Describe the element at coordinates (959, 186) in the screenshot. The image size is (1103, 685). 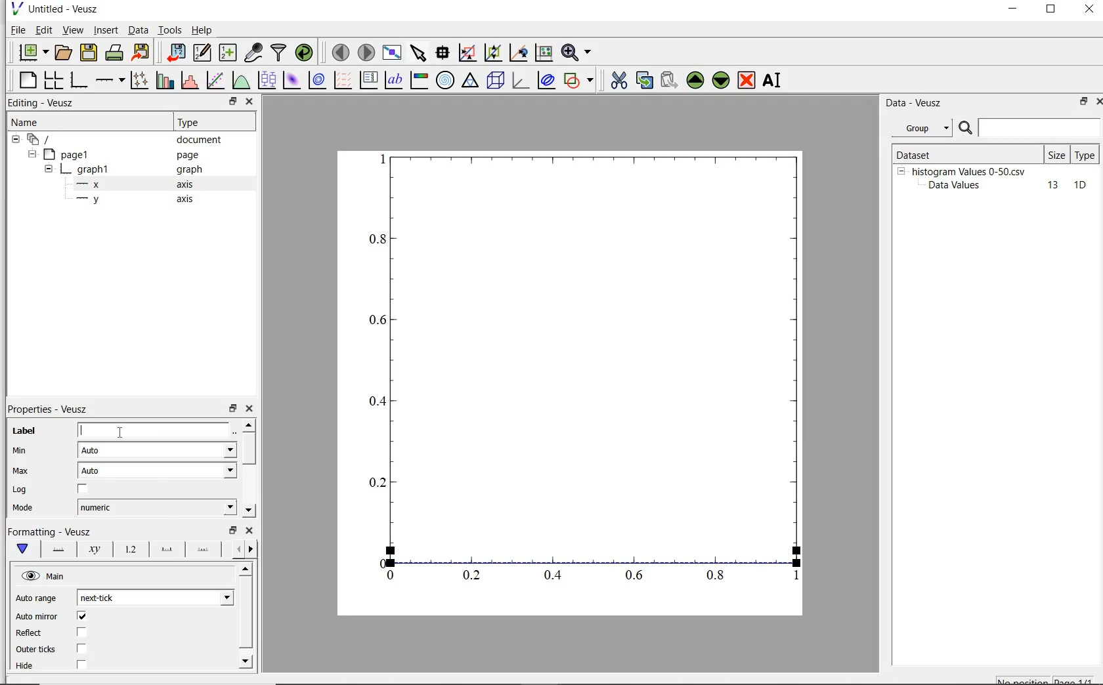
I see `Data Values` at that location.